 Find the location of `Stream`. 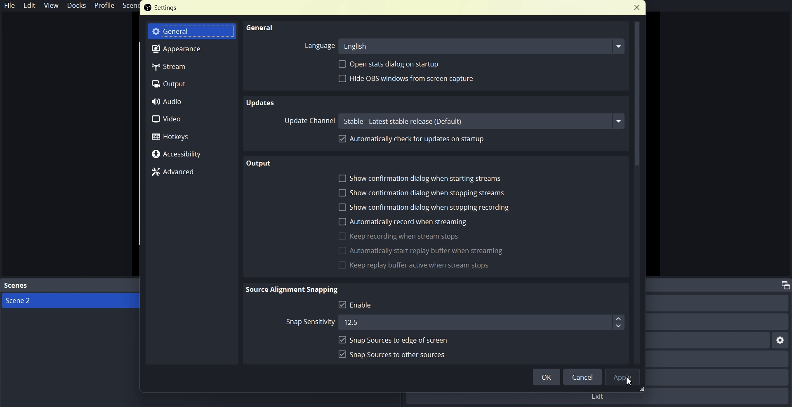

Stream is located at coordinates (193, 66).